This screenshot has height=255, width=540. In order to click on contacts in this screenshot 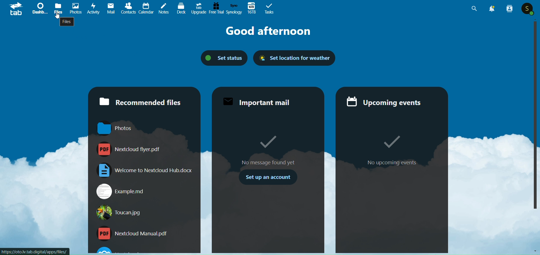, I will do `click(128, 8)`.